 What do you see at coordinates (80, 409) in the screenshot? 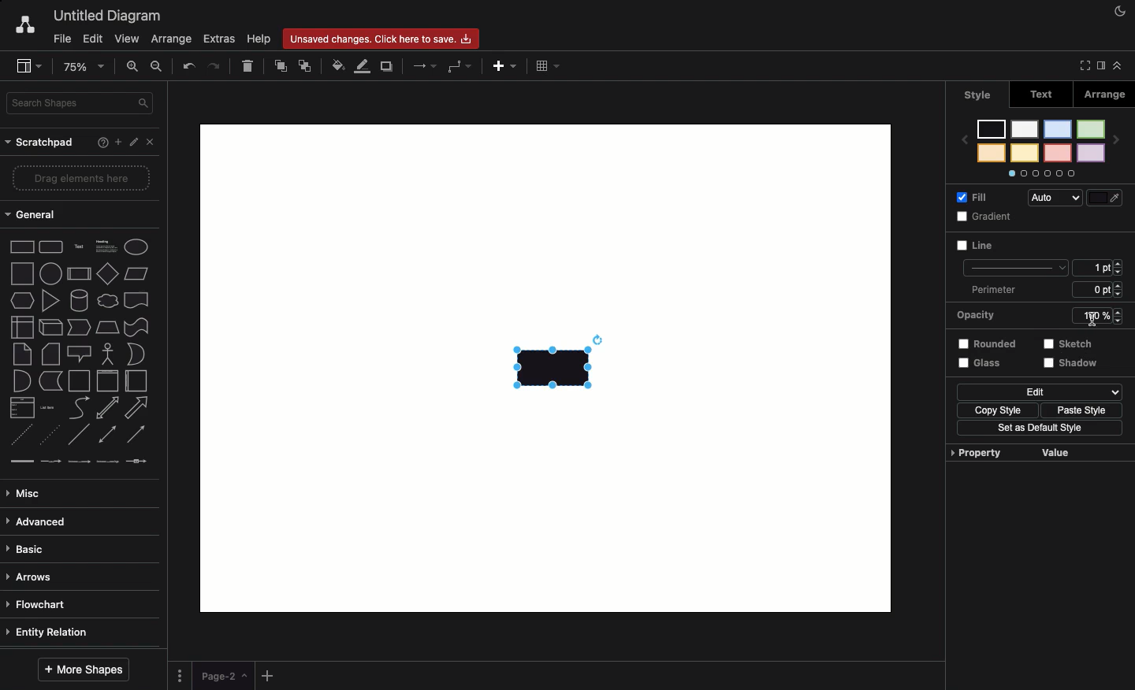
I see `curve` at bounding box center [80, 409].